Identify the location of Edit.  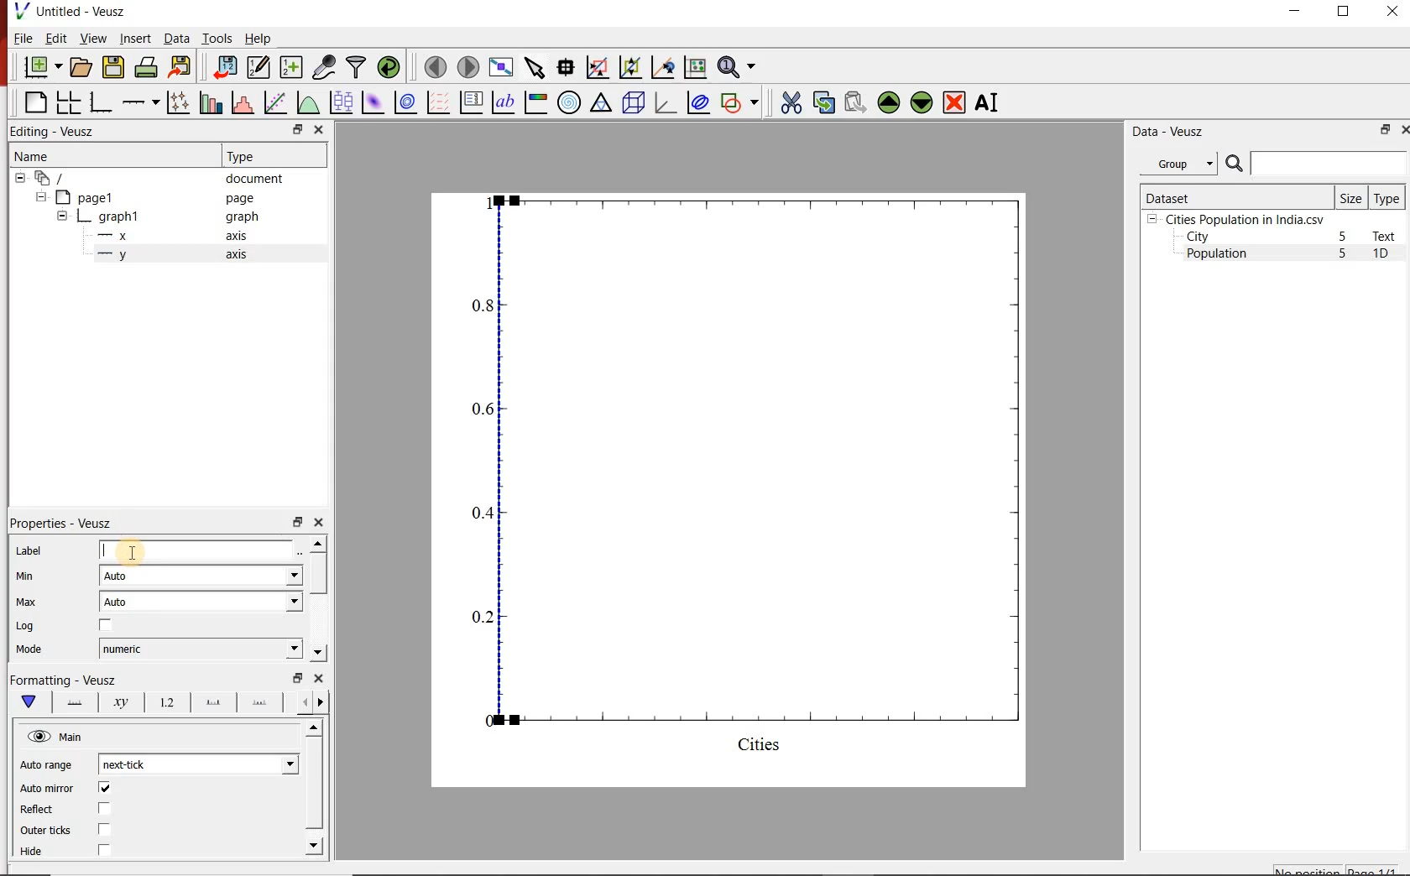
(55, 39).